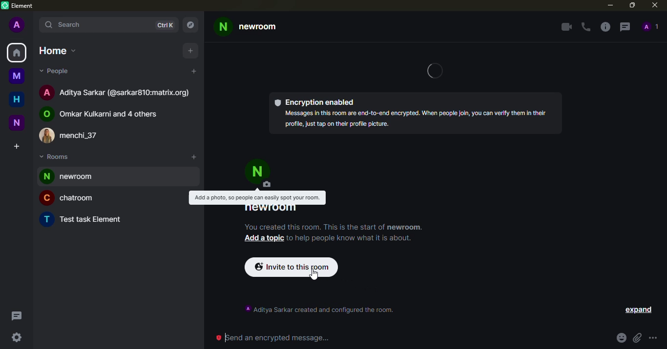 The image size is (667, 349). Describe the element at coordinates (192, 22) in the screenshot. I see `navigator` at that location.